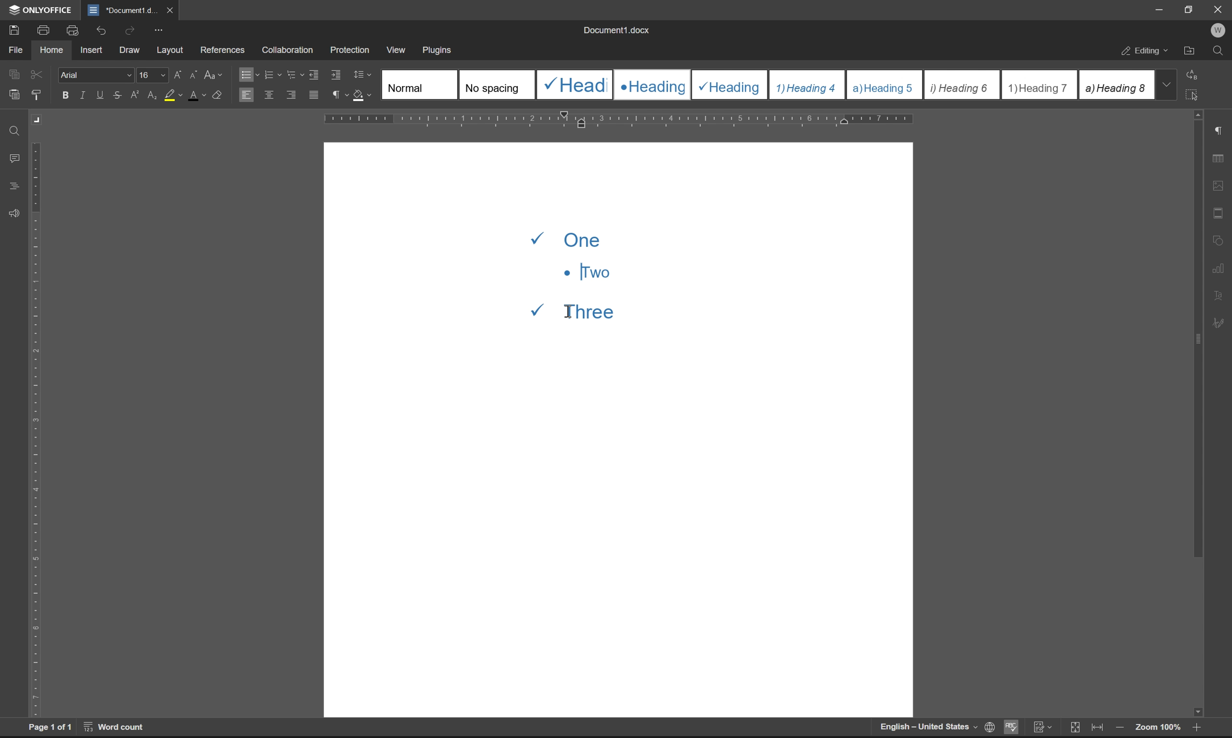 Image resolution: width=1232 pixels, height=738 pixels. What do you see at coordinates (14, 186) in the screenshot?
I see `headings` at bounding box center [14, 186].